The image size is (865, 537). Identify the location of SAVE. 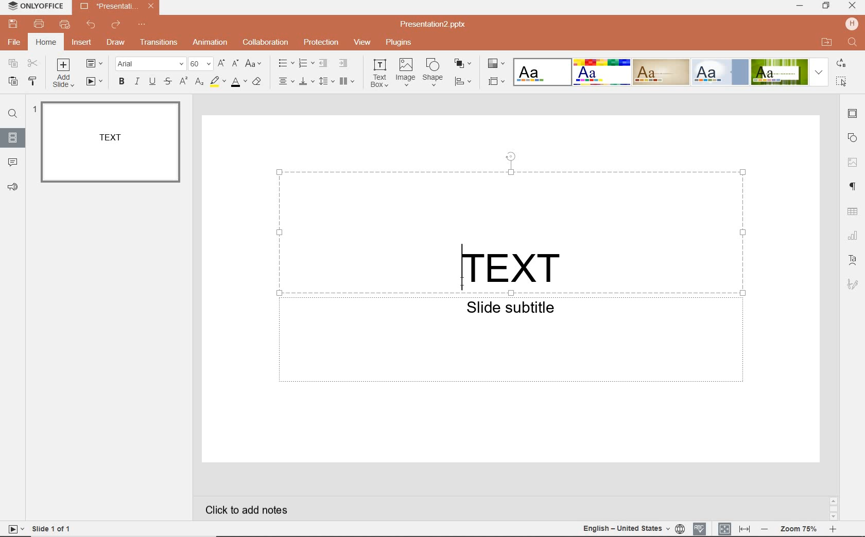
(13, 23).